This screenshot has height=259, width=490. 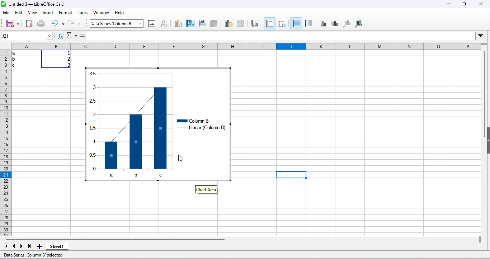 I want to click on all axes, so click(x=360, y=24).